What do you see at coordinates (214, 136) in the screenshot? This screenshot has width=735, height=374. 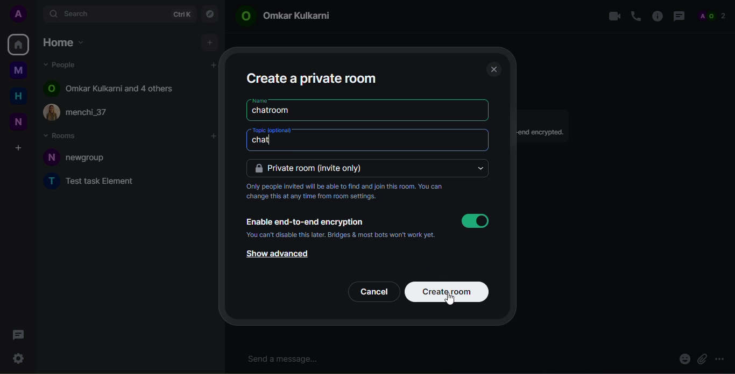 I see `add` at bounding box center [214, 136].